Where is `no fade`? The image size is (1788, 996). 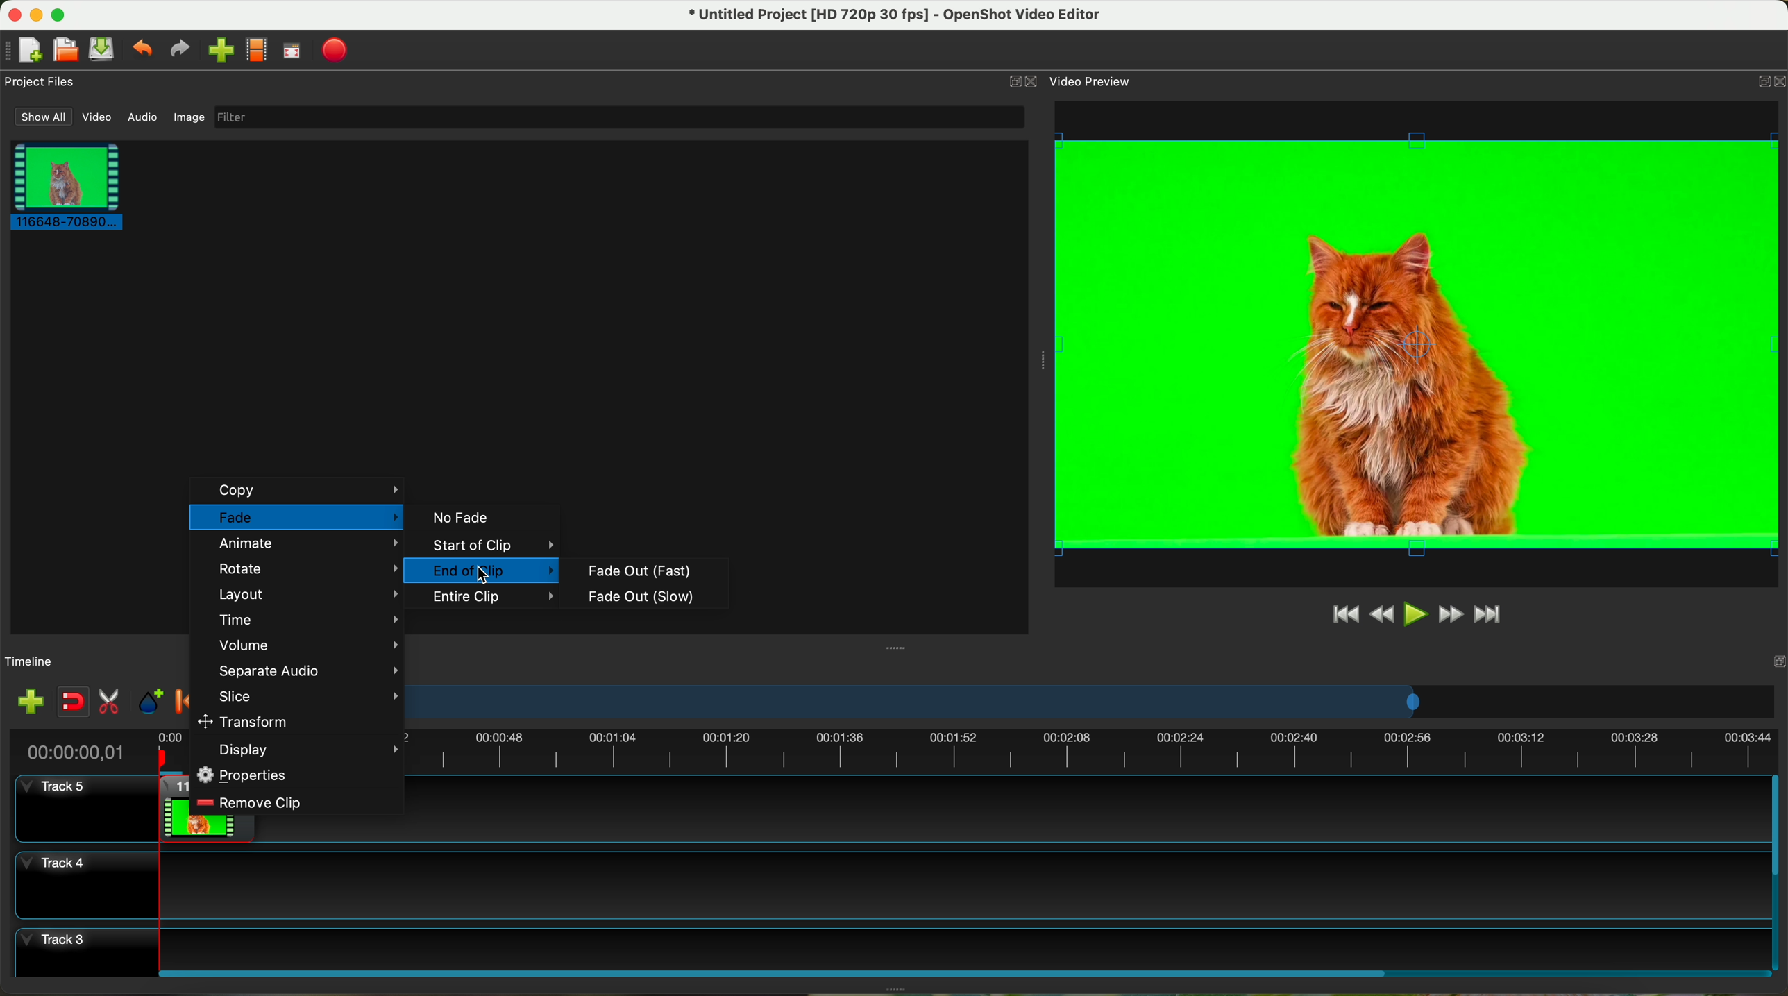
no fade is located at coordinates (459, 517).